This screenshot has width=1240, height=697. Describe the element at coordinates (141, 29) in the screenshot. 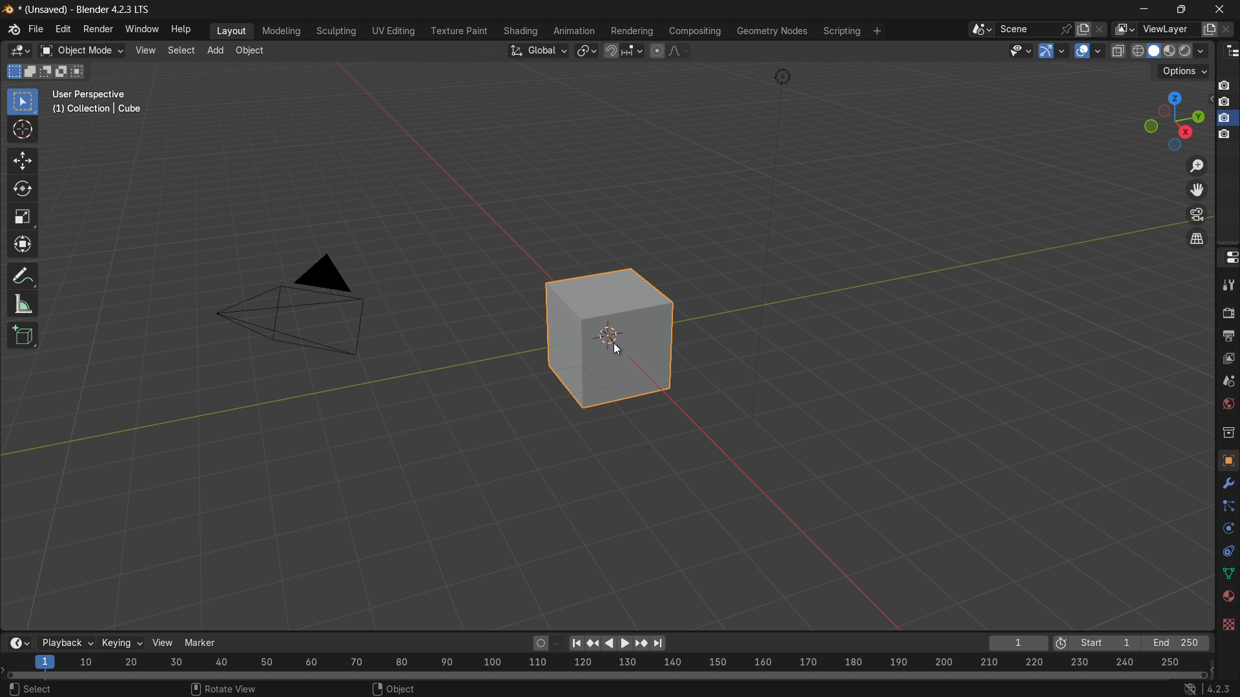

I see `window menu` at that location.